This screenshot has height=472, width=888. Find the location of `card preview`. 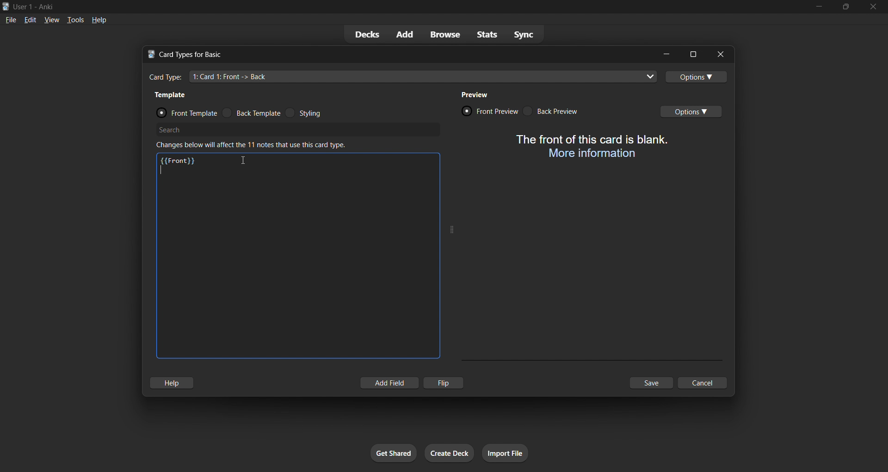

card preview is located at coordinates (589, 147).